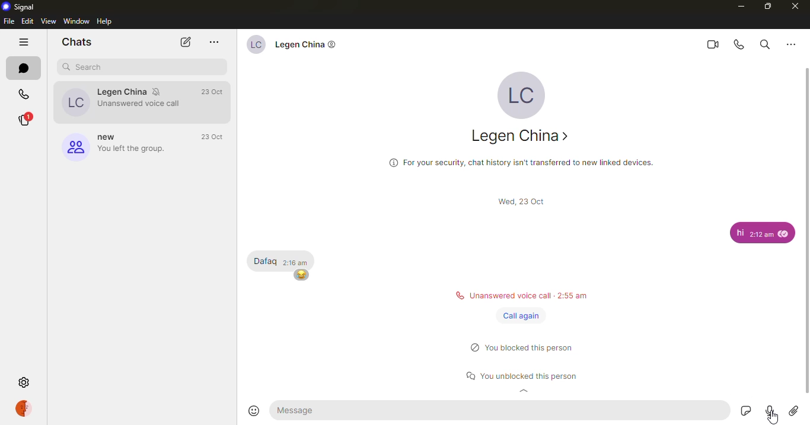 This screenshot has height=425, width=810. Describe the element at coordinates (764, 43) in the screenshot. I see `search` at that location.